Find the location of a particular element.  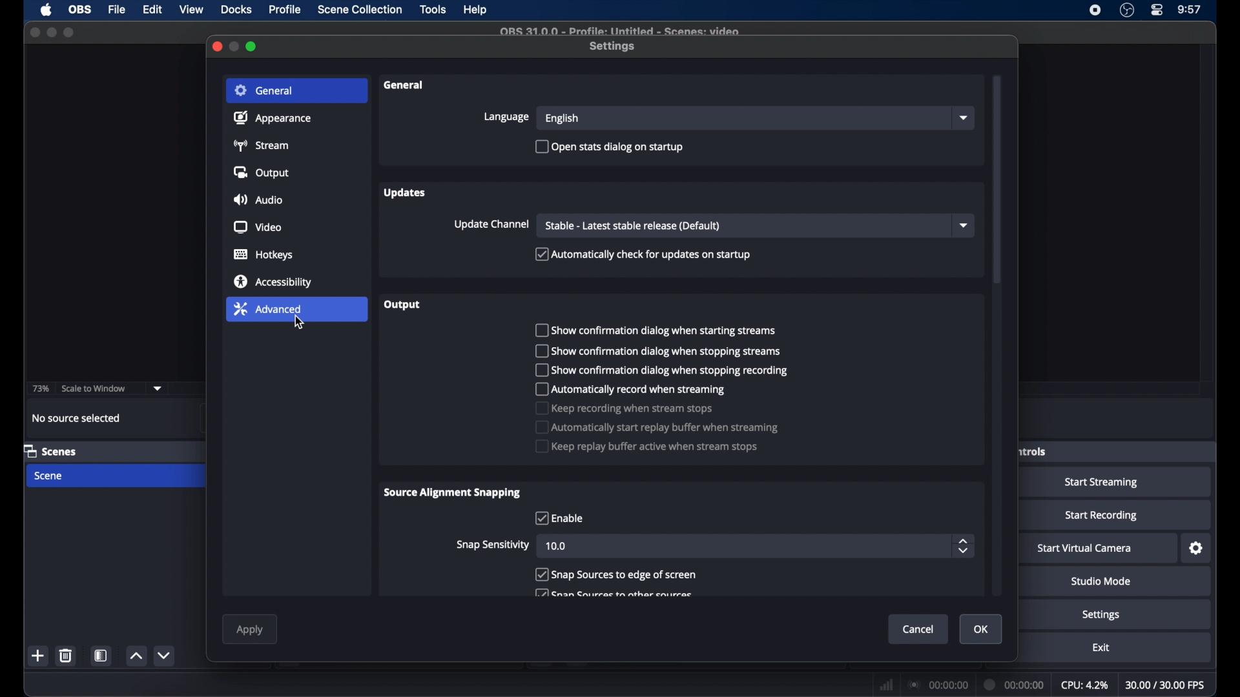

studio mode is located at coordinates (1102, 581).